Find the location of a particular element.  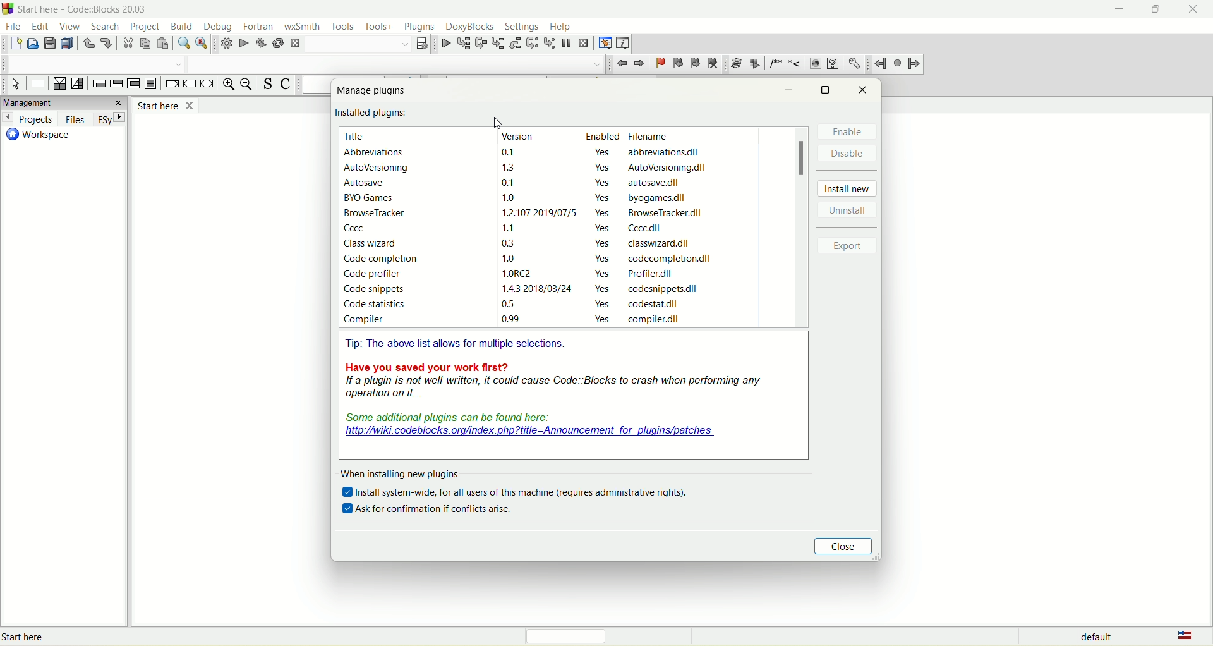

abort debugger is located at coordinates (584, 42).